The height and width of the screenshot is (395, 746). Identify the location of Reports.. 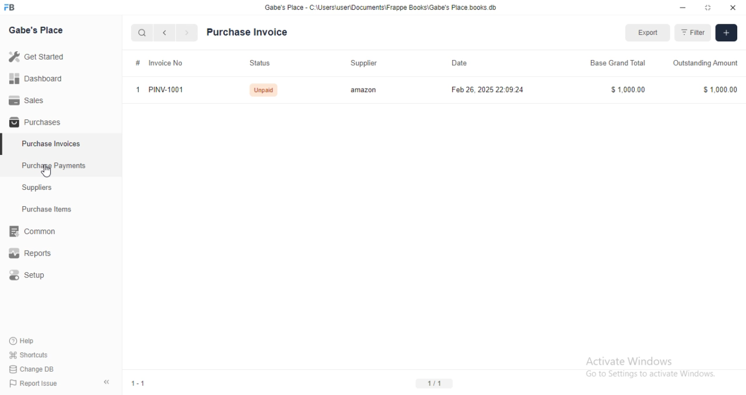
(32, 253).